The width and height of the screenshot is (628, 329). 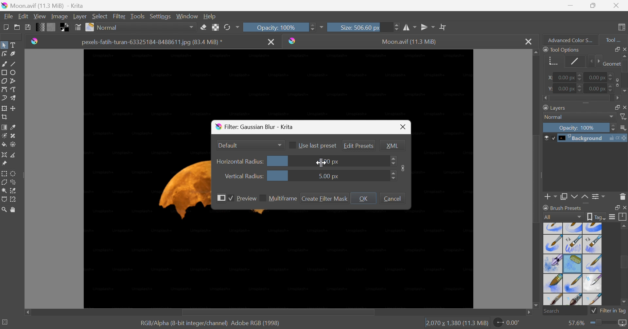 What do you see at coordinates (393, 161) in the screenshot?
I see `Slider` at bounding box center [393, 161].